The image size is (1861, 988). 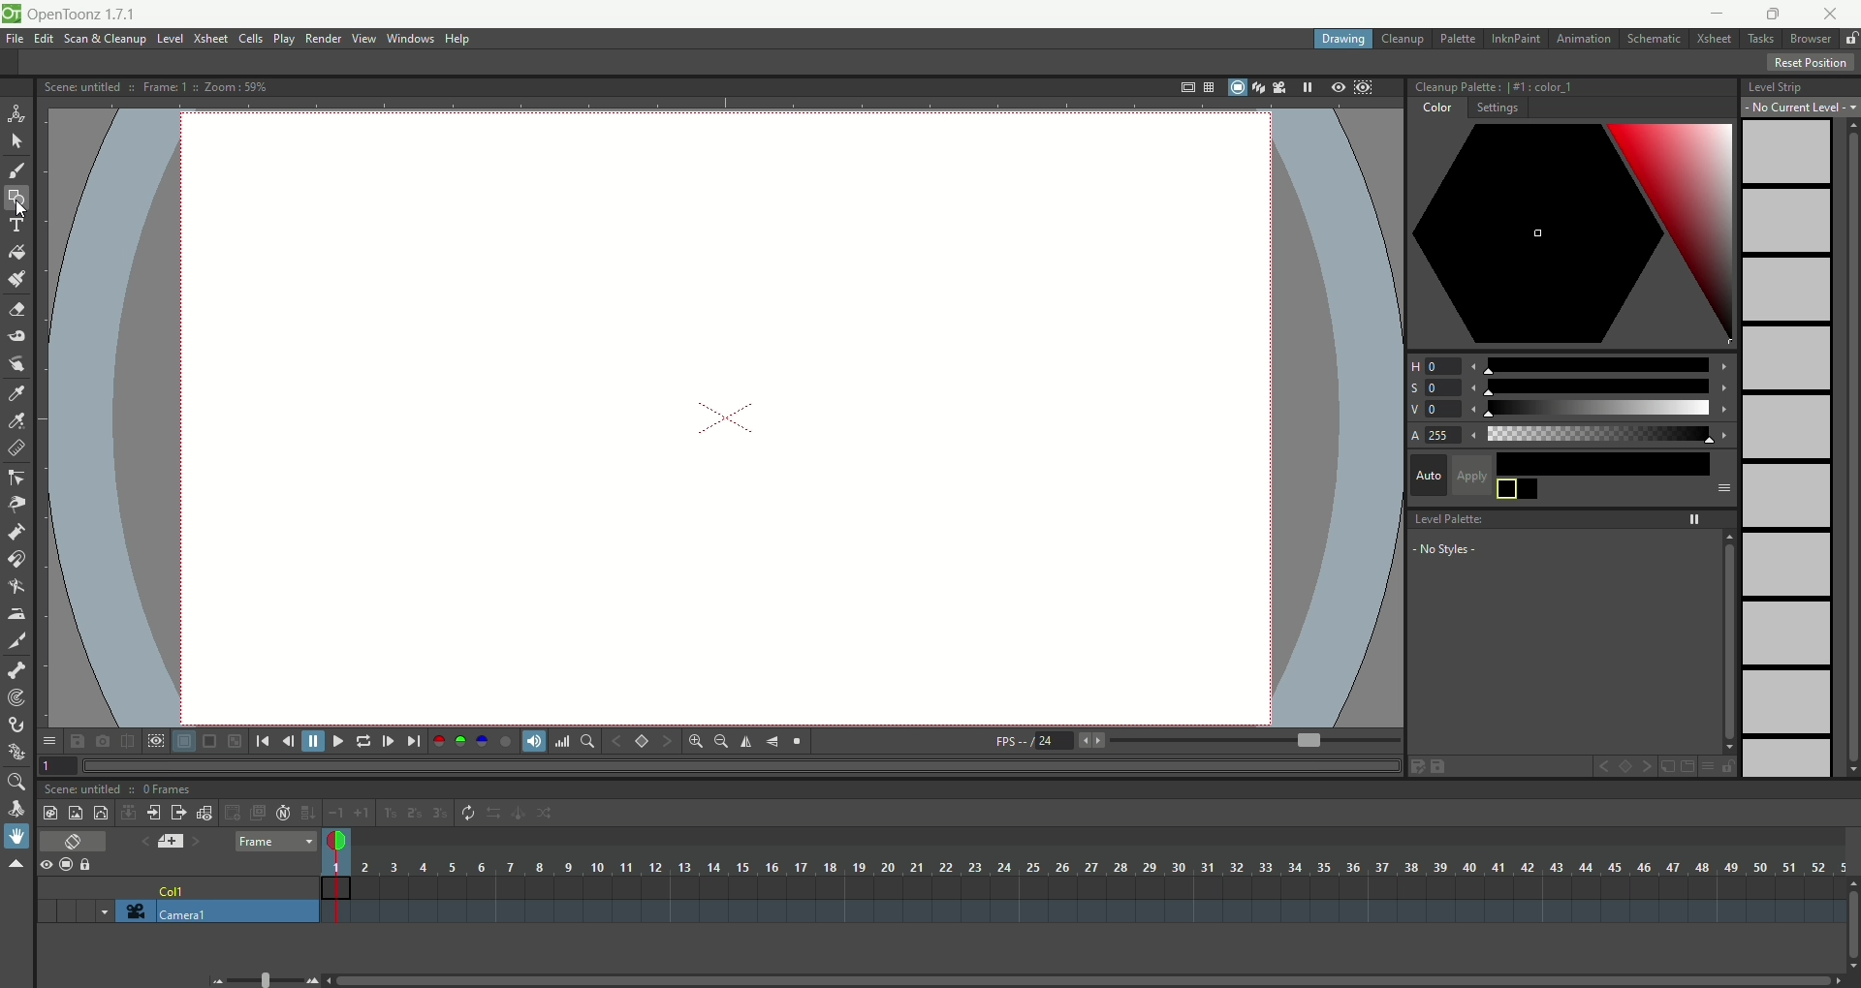 I want to click on hue, so click(x=1571, y=362).